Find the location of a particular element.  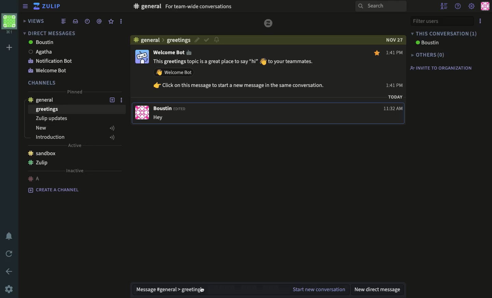

search is located at coordinates (382, 7).